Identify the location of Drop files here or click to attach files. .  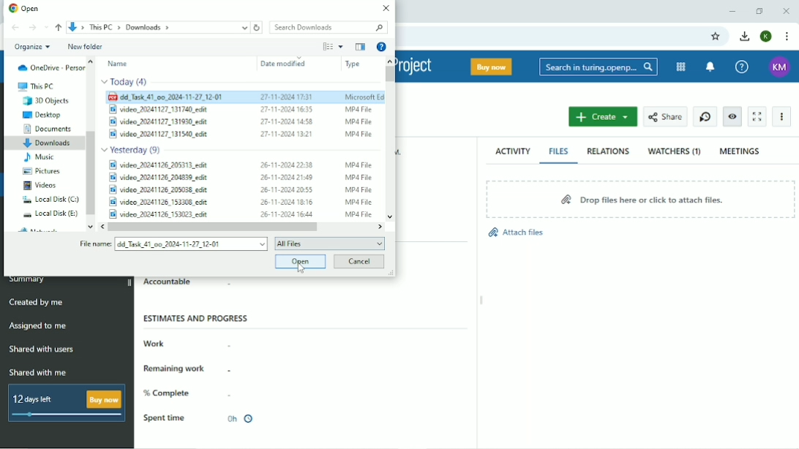
(640, 199).